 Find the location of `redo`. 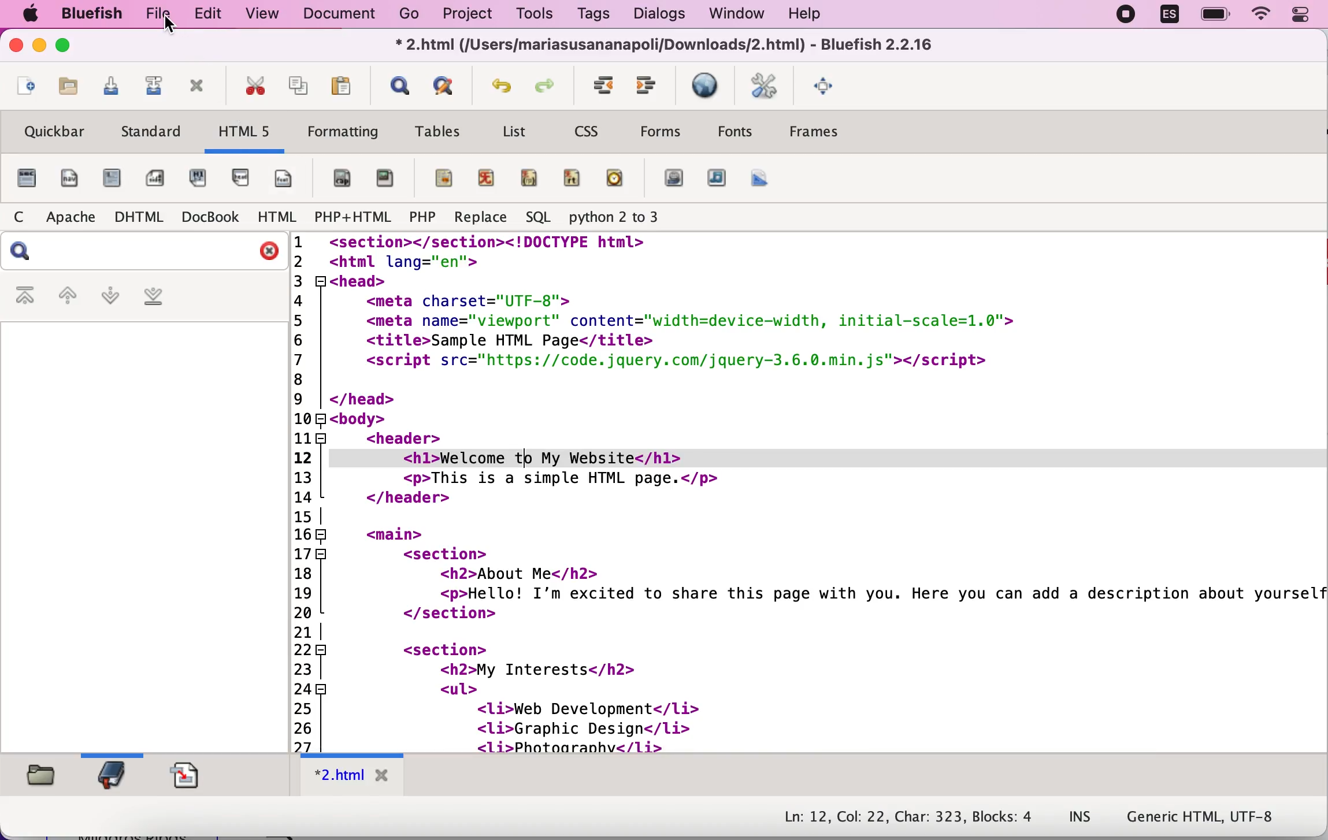

redo is located at coordinates (546, 84).